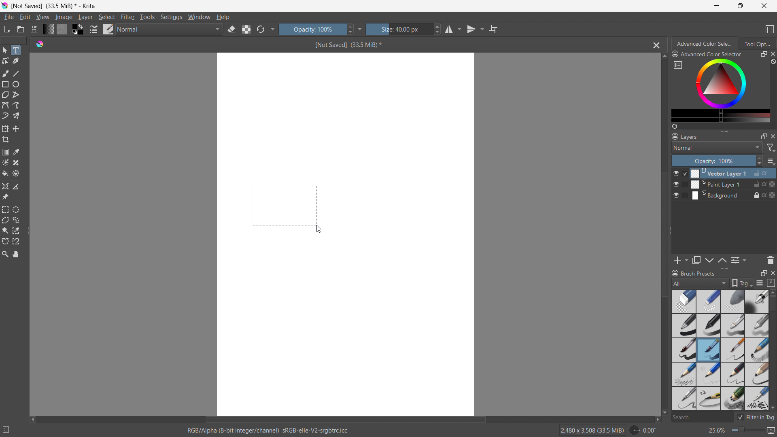 The width and height of the screenshot is (777, 437). Describe the element at coordinates (722, 260) in the screenshot. I see `move layer down` at that location.